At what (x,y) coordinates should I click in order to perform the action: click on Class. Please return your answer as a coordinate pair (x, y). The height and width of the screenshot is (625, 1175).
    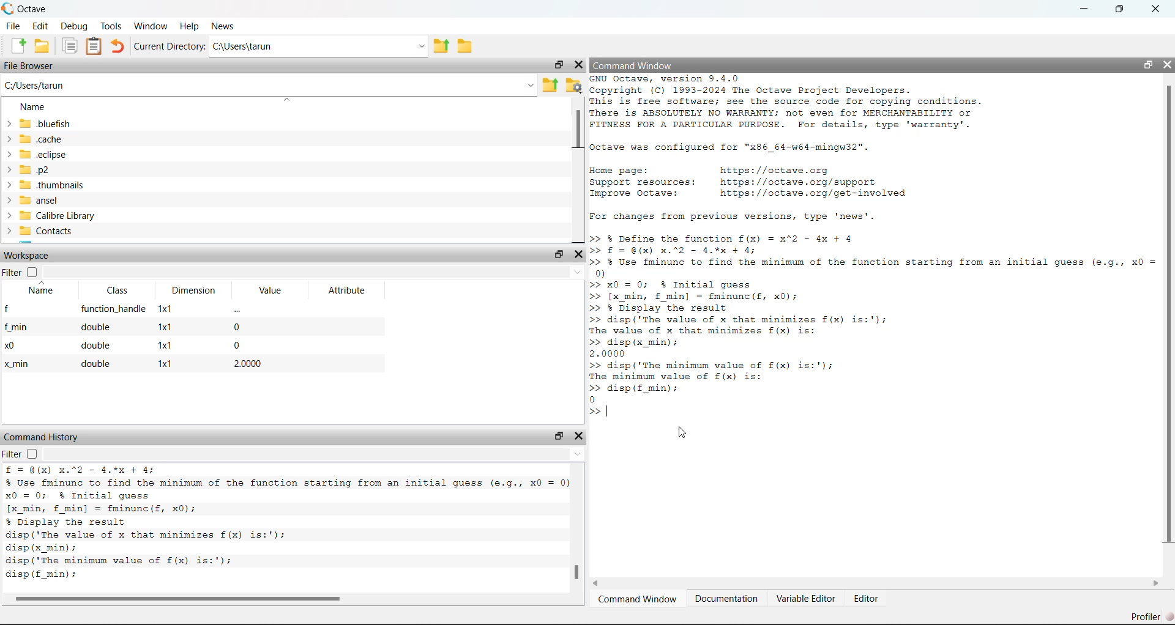
    Looking at the image, I should click on (117, 289).